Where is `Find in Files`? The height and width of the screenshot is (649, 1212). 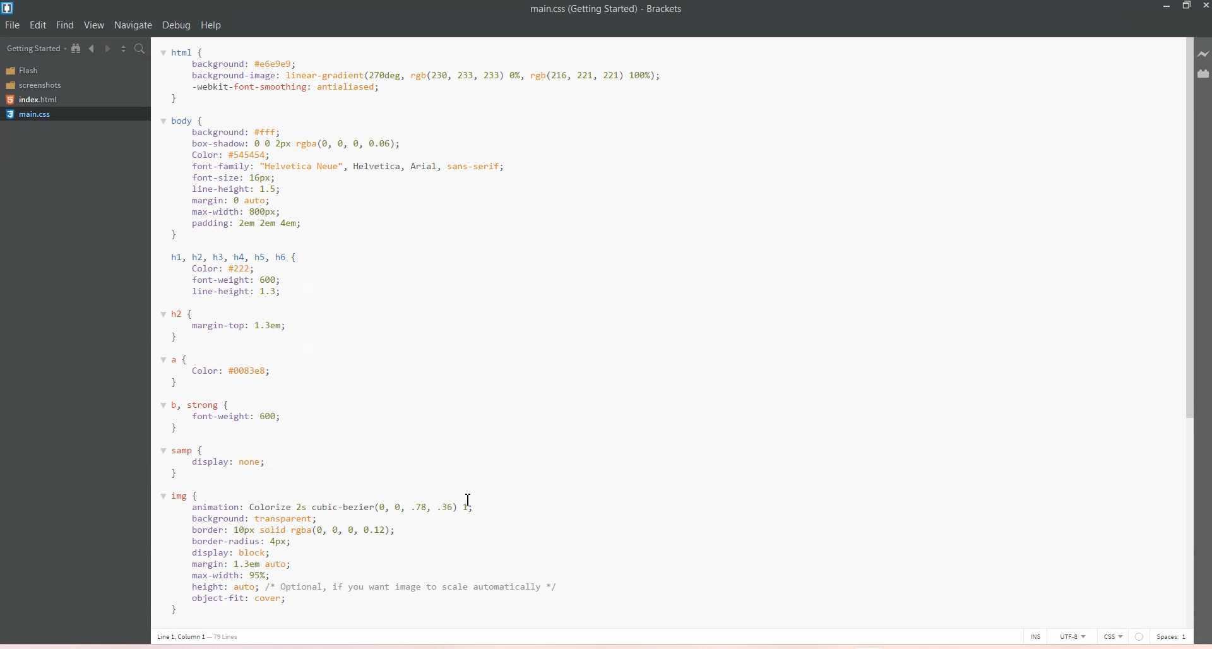
Find in Files is located at coordinates (140, 49).